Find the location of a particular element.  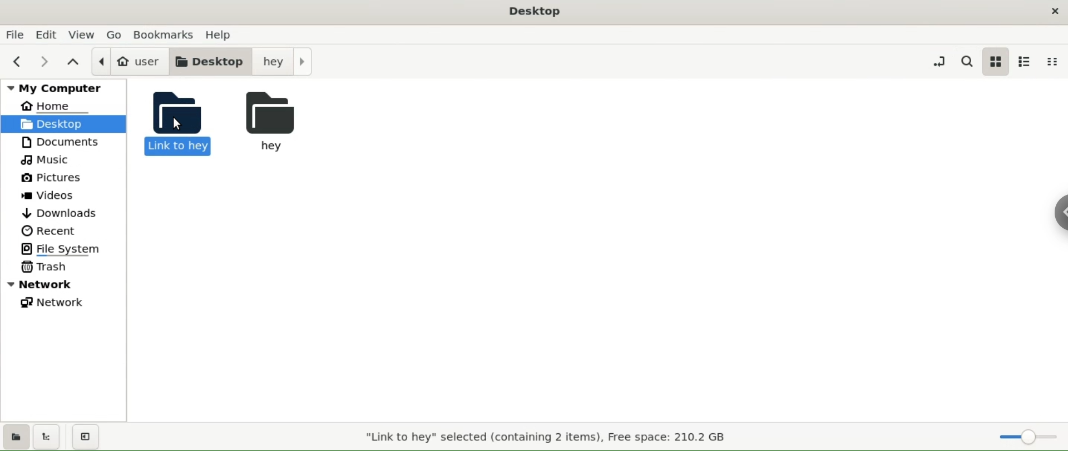

compact view is located at coordinates (1051, 63).